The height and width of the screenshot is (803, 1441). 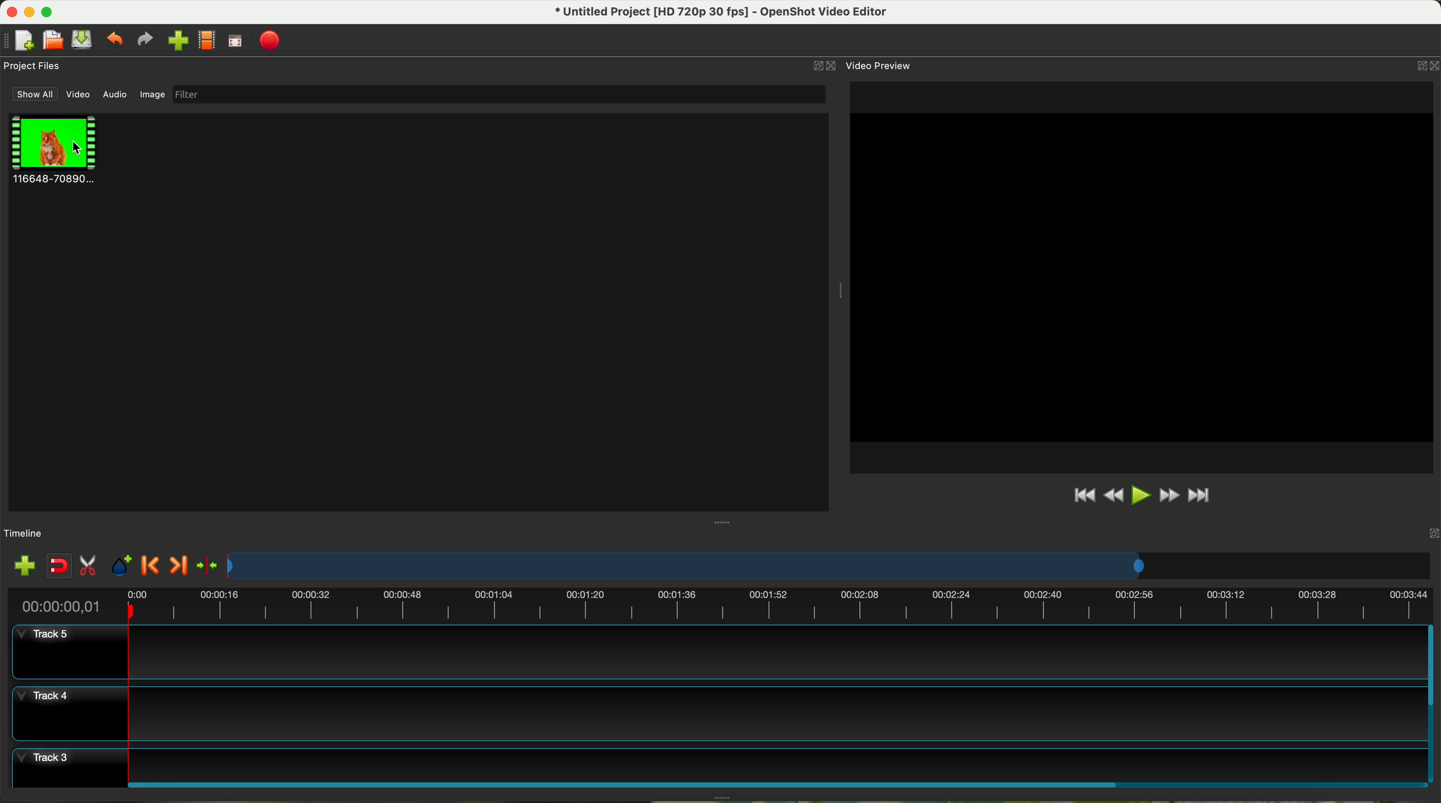 I want to click on redo, so click(x=144, y=39).